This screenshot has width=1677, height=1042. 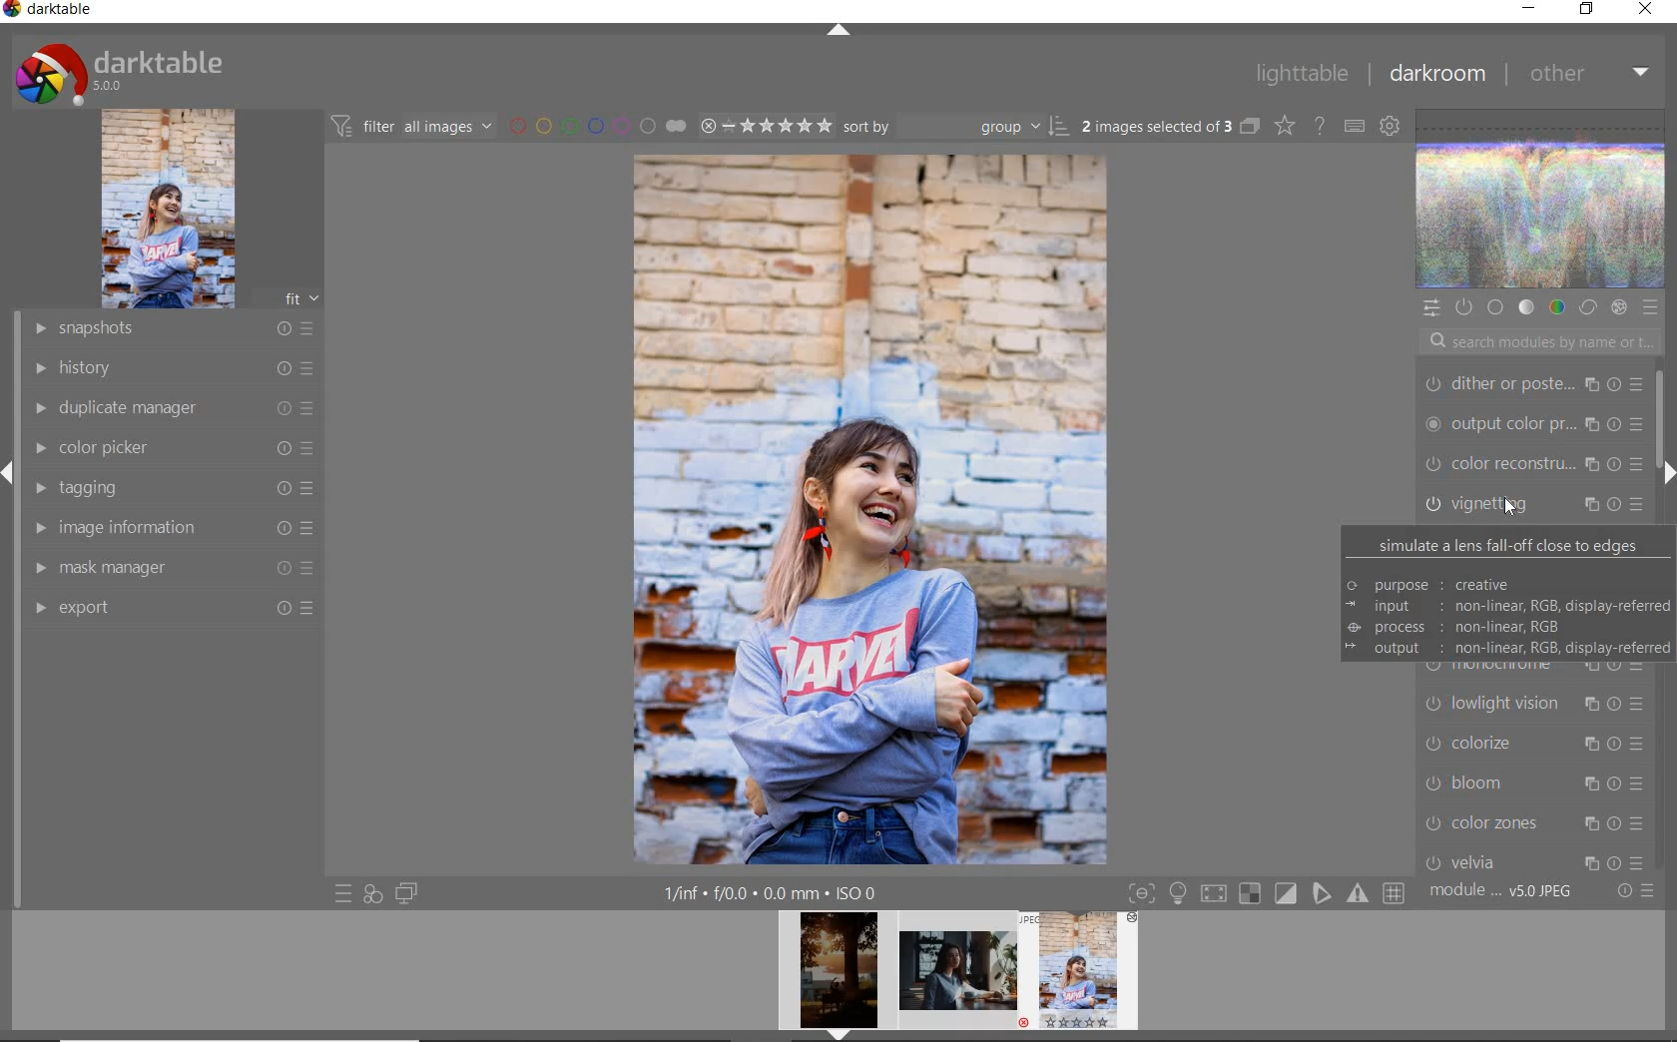 I want to click on COLLAPSE GROUPED  IMAGES, so click(x=1250, y=125).